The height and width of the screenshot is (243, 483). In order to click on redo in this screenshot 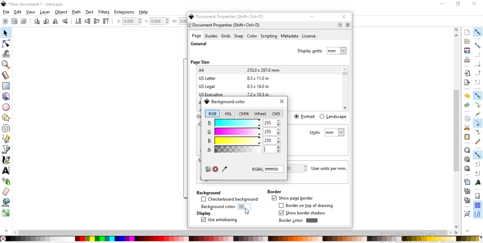, I will do `click(467, 105)`.